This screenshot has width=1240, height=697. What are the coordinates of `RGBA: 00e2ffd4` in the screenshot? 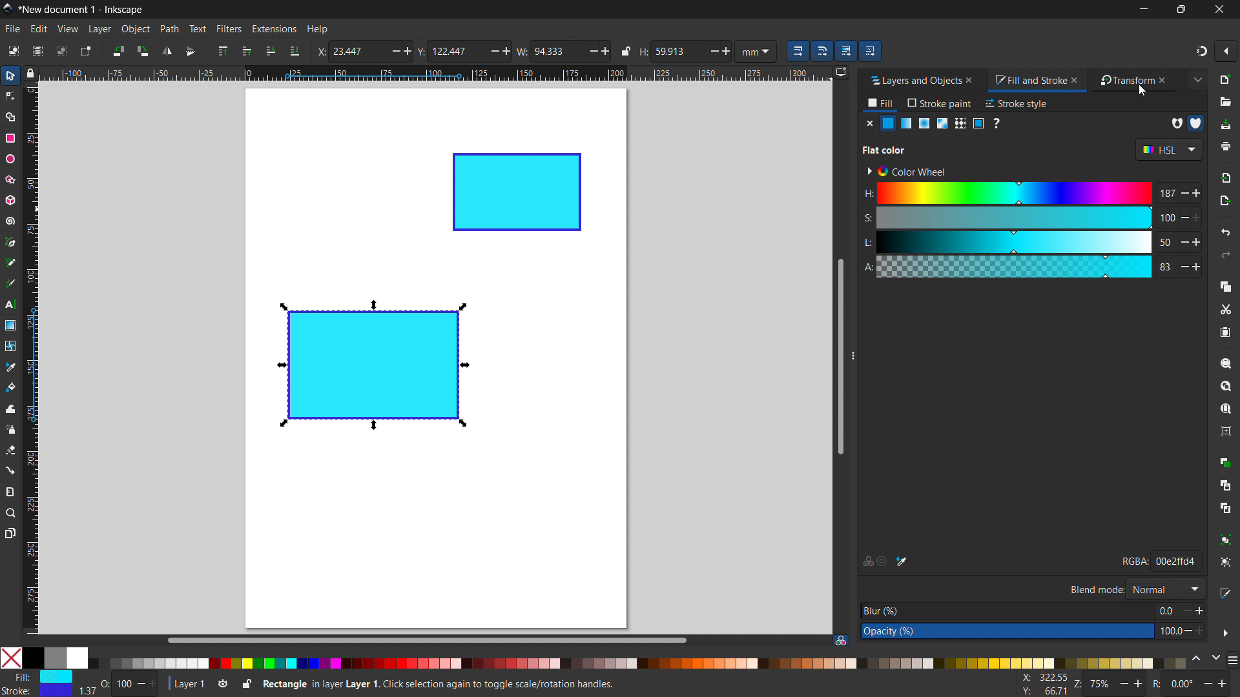 It's located at (1160, 560).